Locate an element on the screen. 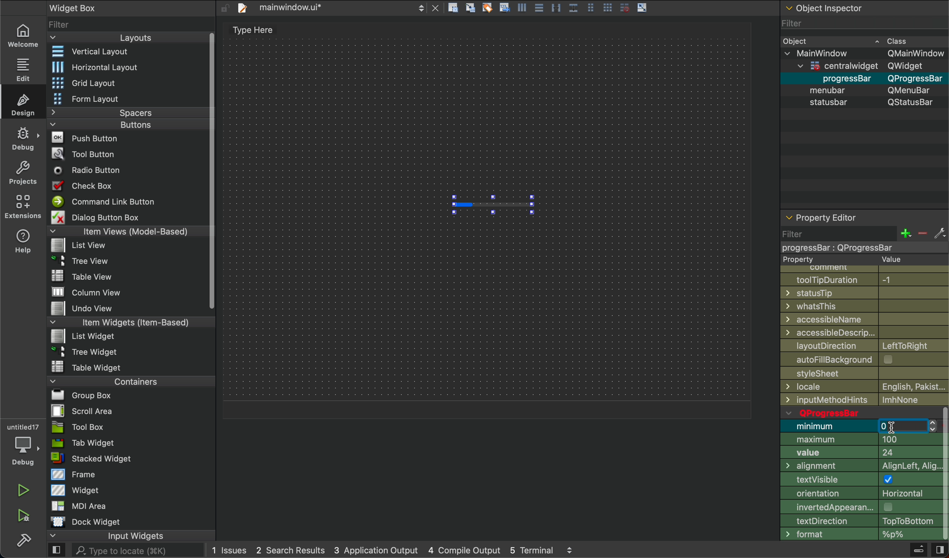 This screenshot has height=558, width=949. Layout is located at coordinates (121, 38).